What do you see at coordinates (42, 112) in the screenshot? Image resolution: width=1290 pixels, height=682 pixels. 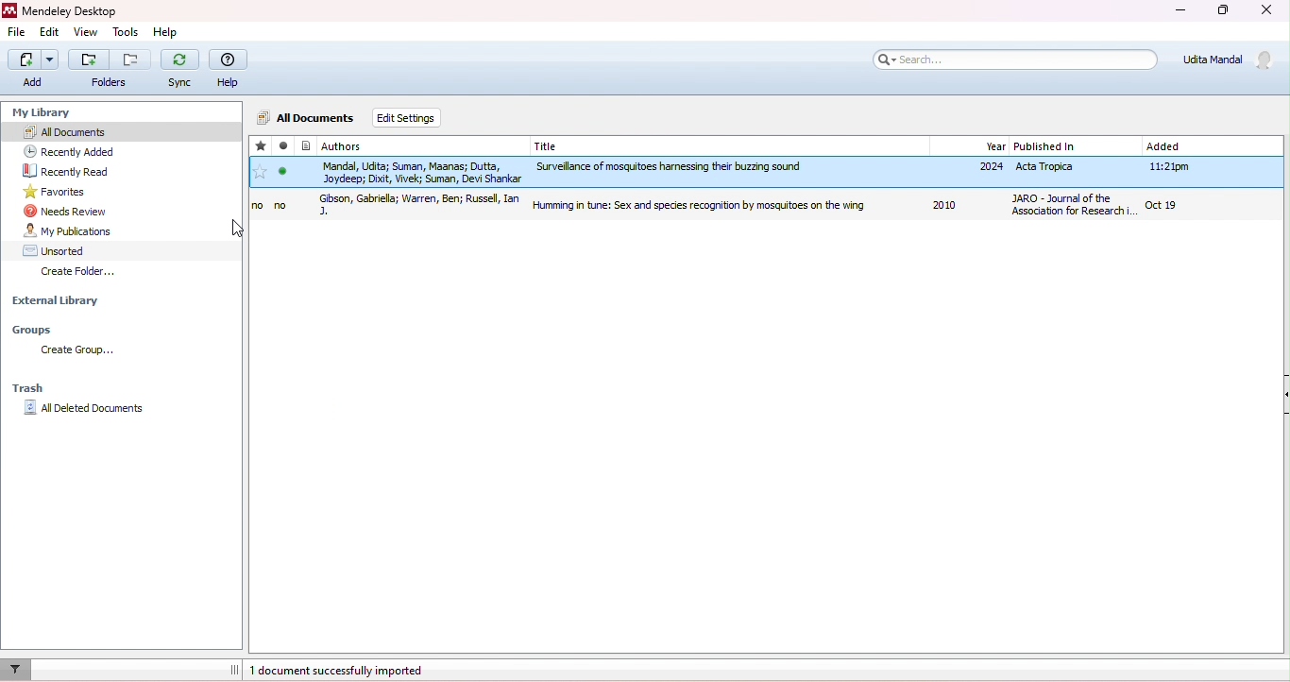 I see `my library` at bounding box center [42, 112].